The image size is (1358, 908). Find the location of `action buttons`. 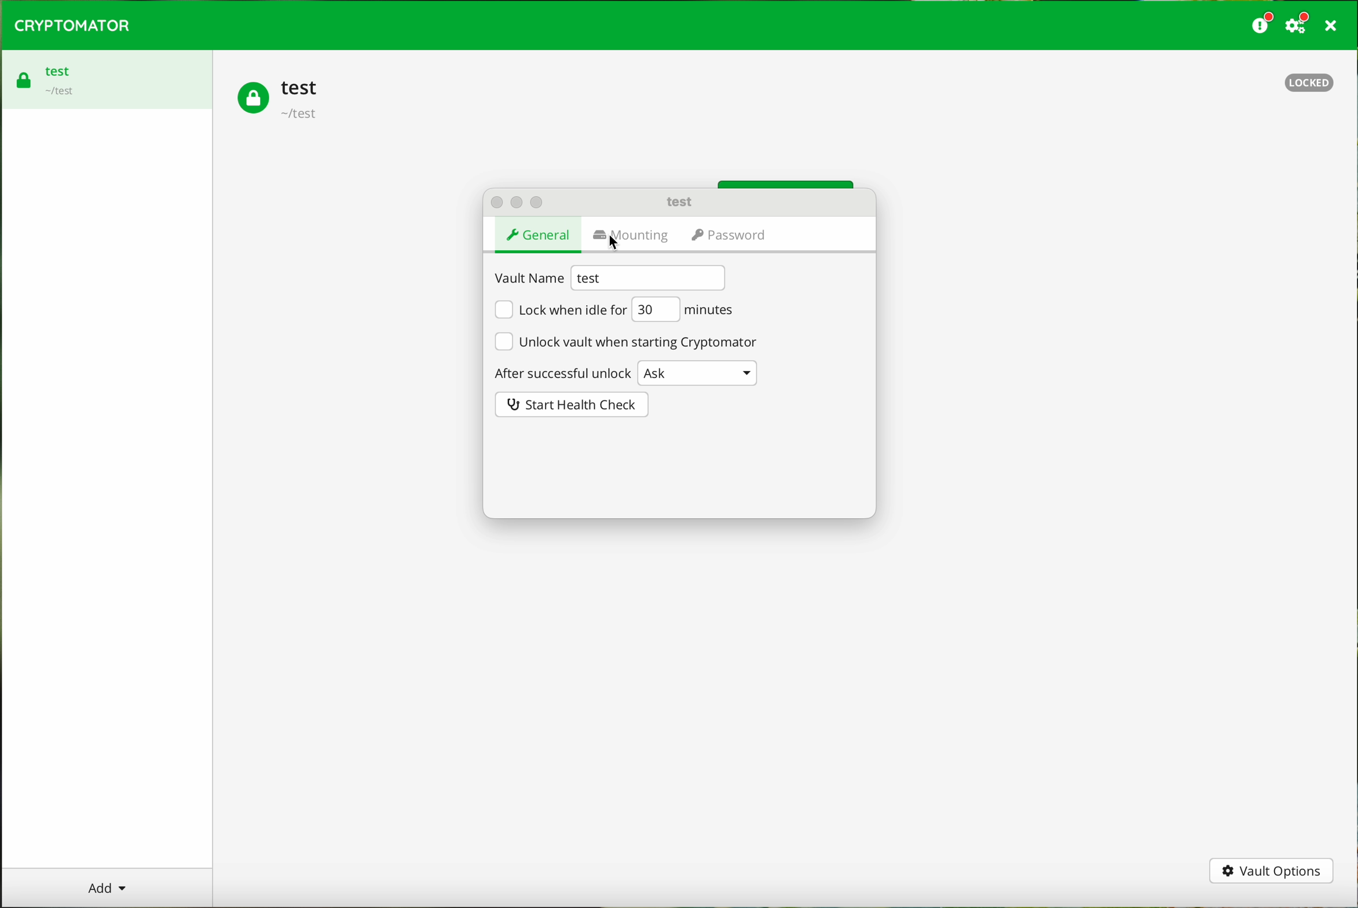

action buttons is located at coordinates (520, 200).